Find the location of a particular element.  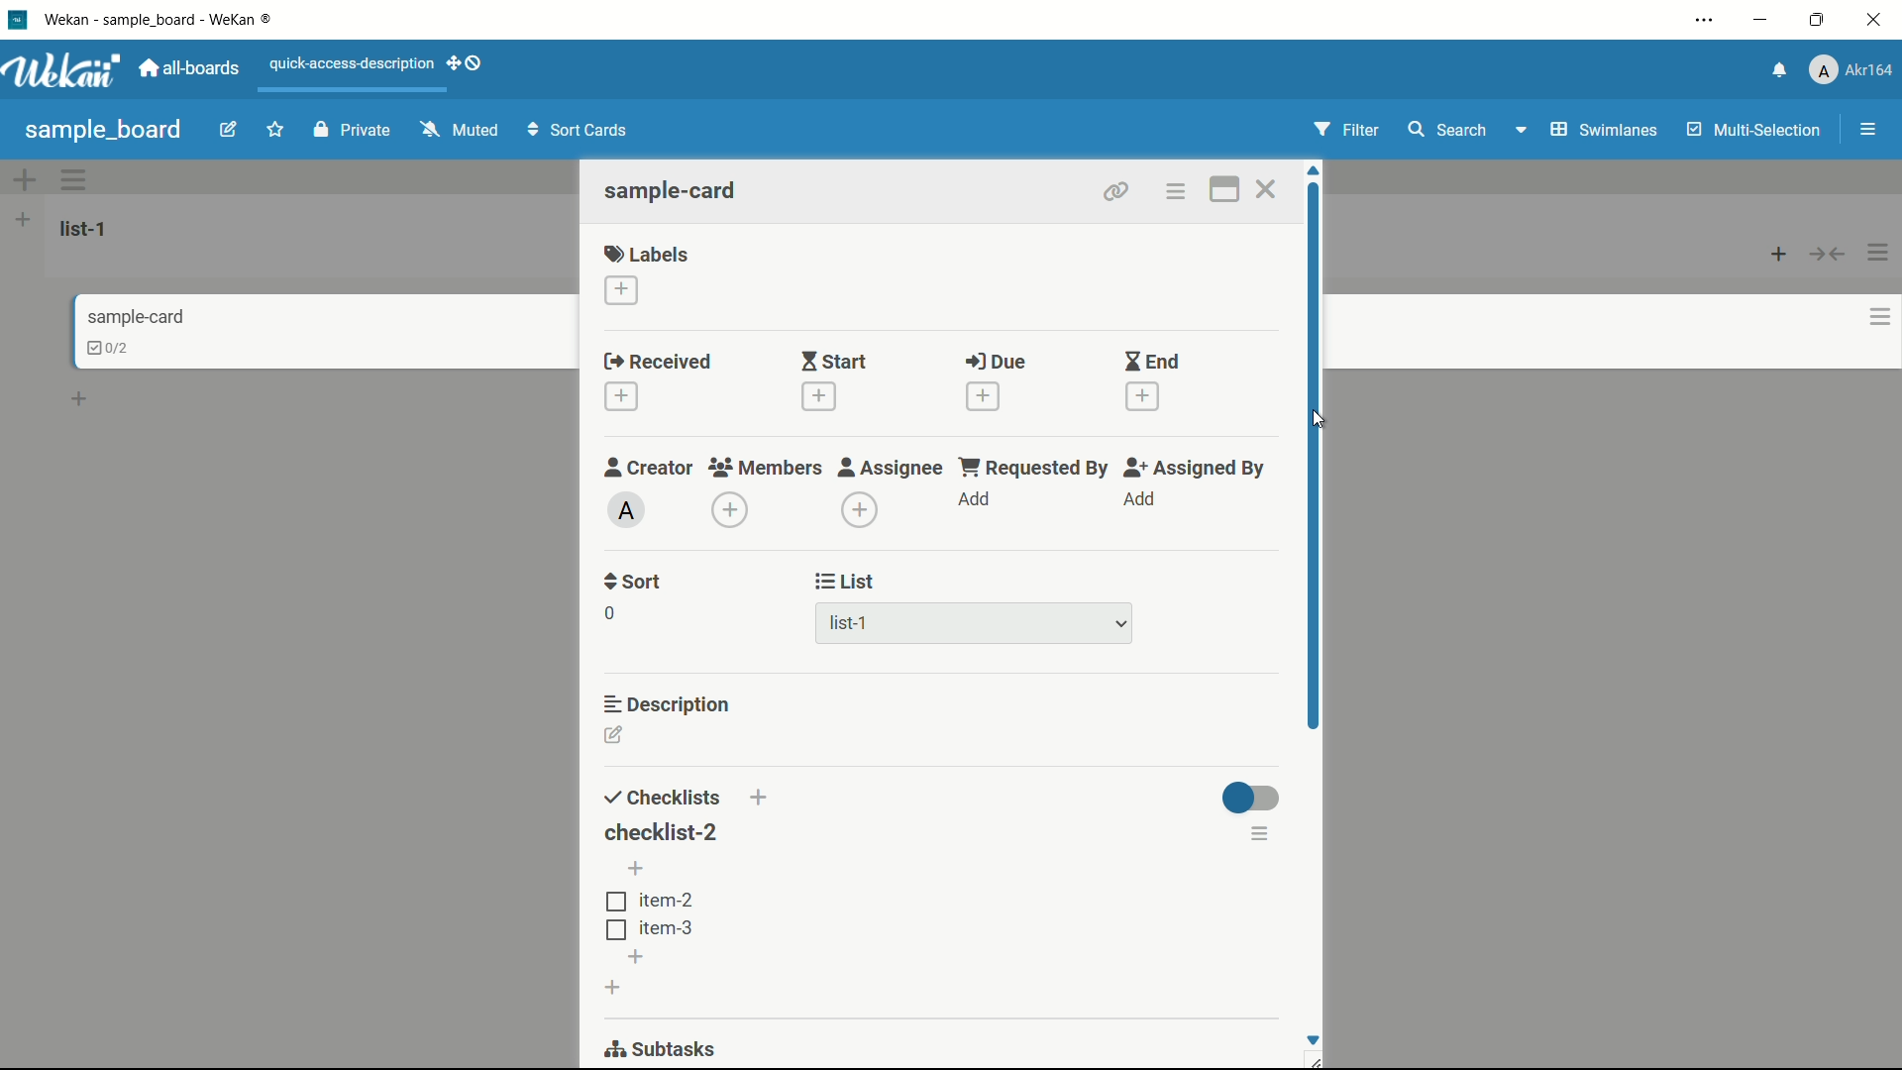

list actions is located at coordinates (1880, 252).